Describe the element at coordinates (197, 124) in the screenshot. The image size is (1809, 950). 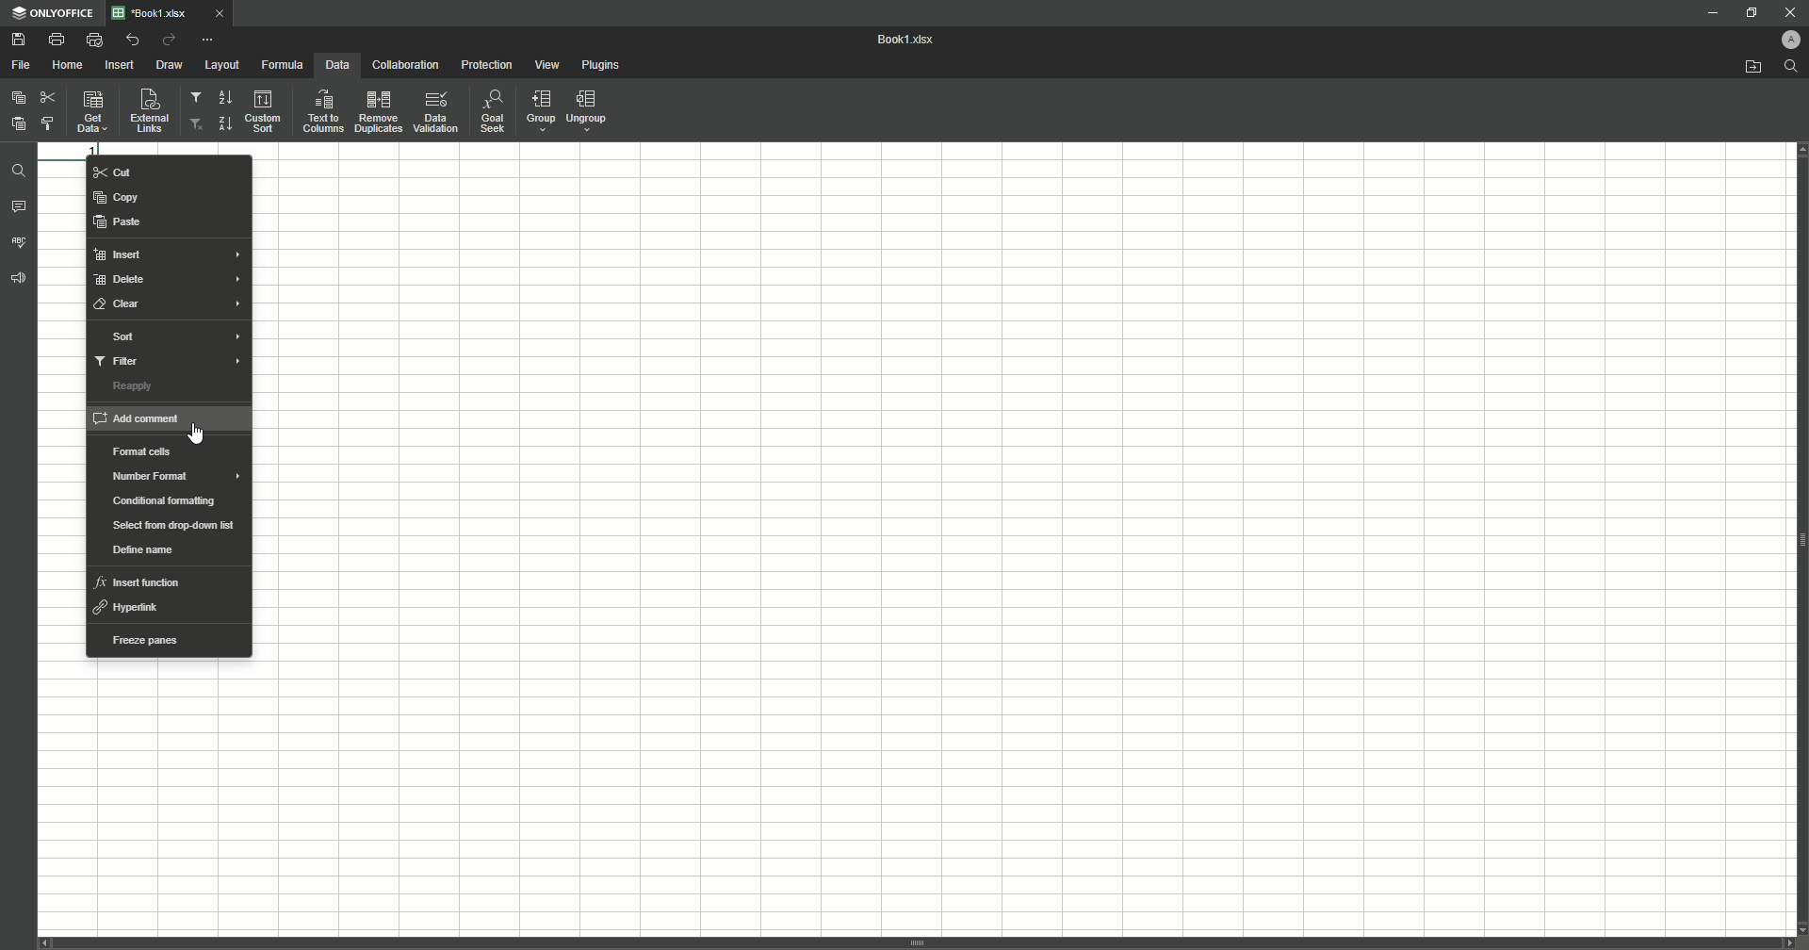
I see `Remove Filter` at that location.